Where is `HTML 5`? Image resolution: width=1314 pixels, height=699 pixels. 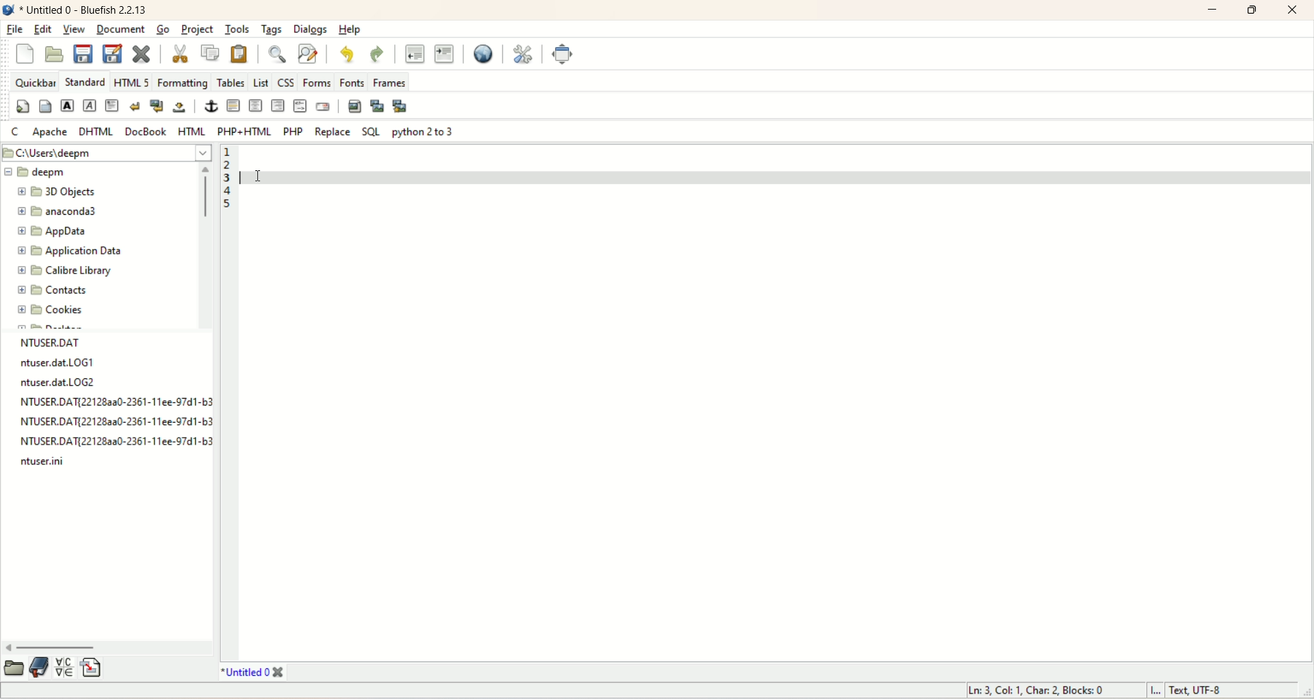 HTML 5 is located at coordinates (132, 82).